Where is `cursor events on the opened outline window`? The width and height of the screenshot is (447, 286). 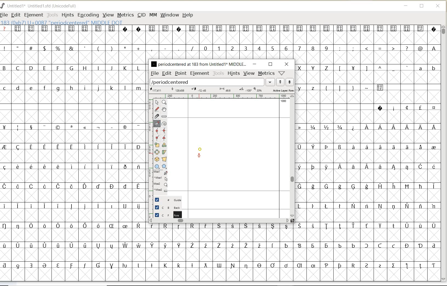
cursor events on the opened outline window is located at coordinates (161, 181).